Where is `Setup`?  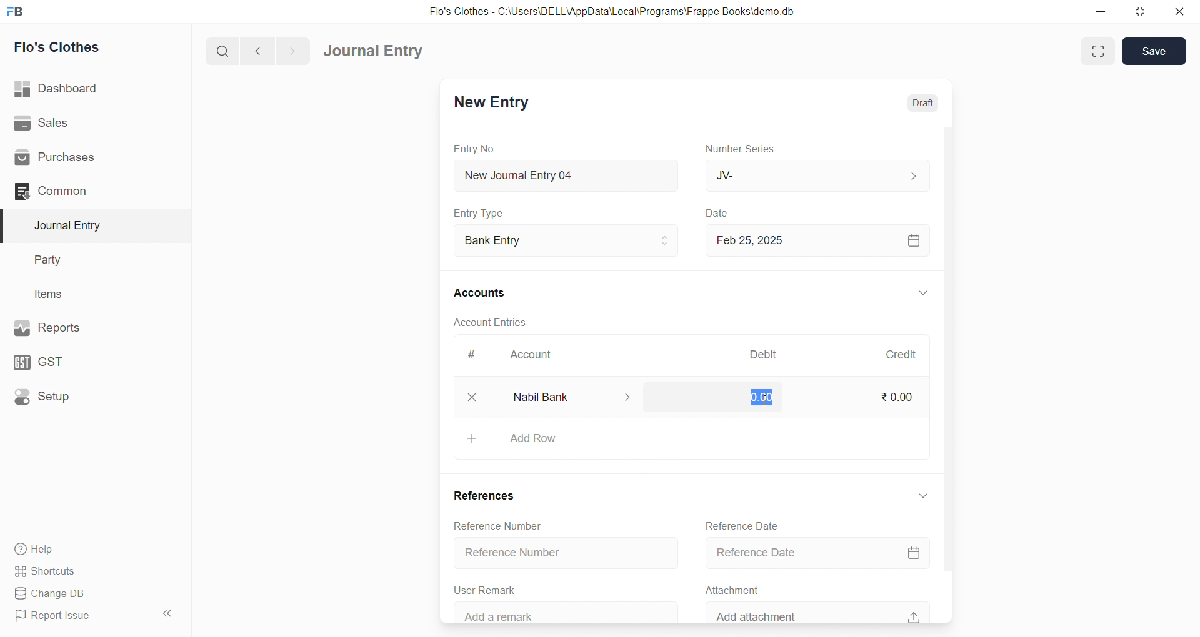
Setup is located at coordinates (88, 395).